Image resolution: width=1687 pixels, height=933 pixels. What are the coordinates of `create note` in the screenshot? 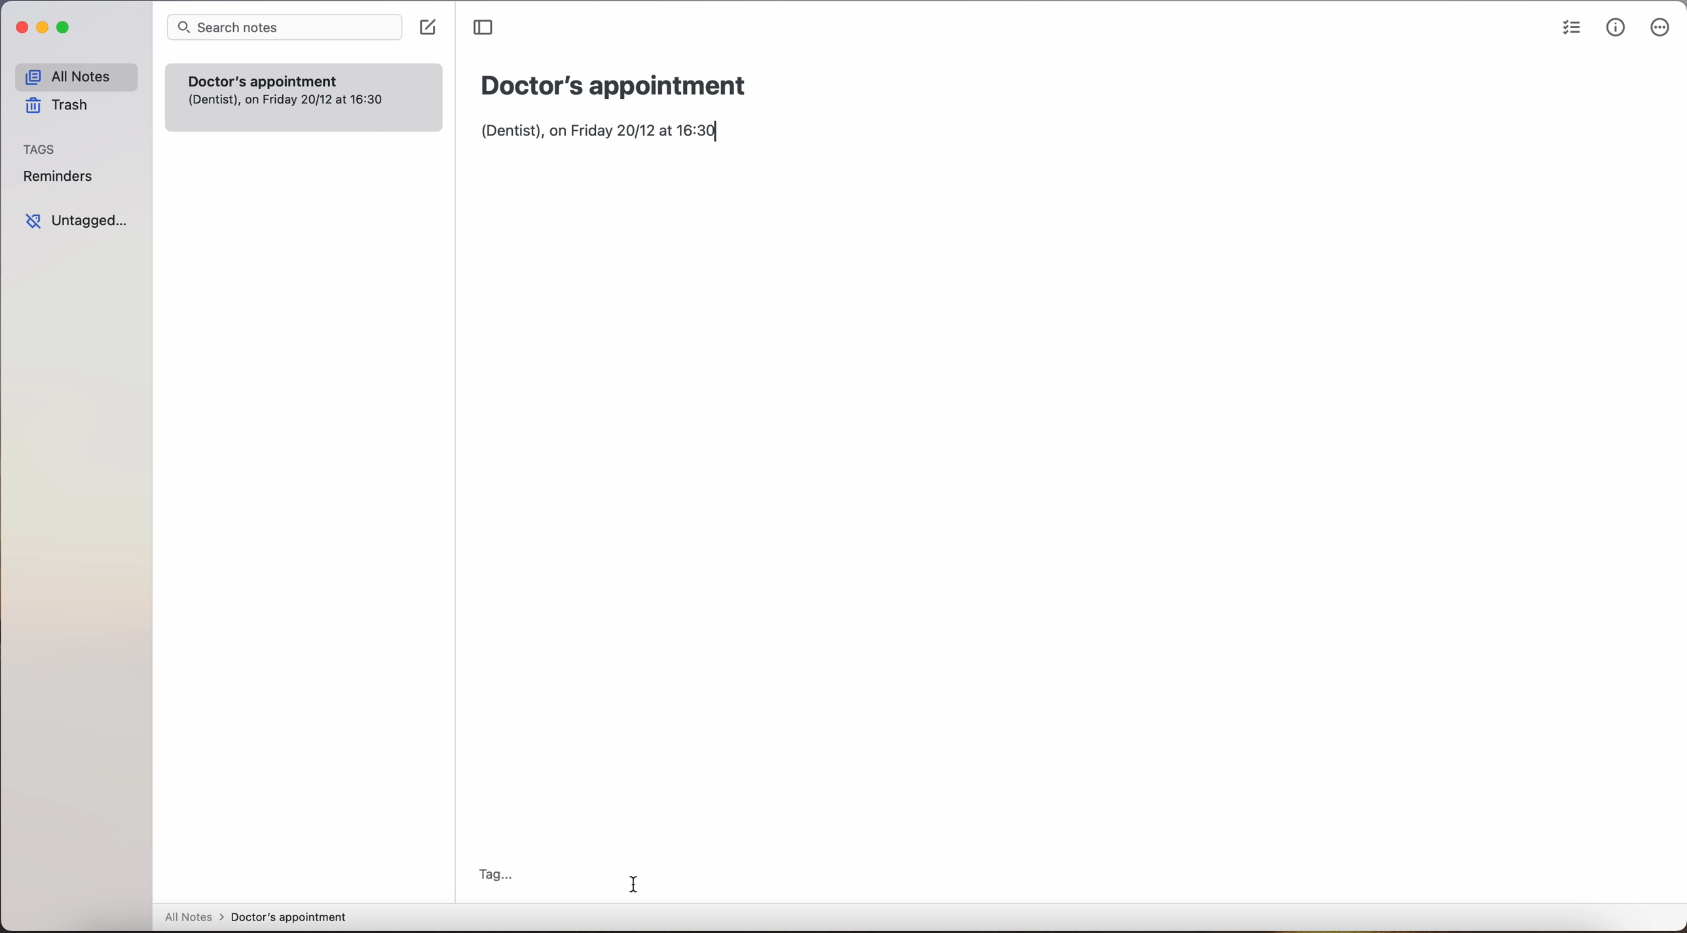 It's located at (427, 27).